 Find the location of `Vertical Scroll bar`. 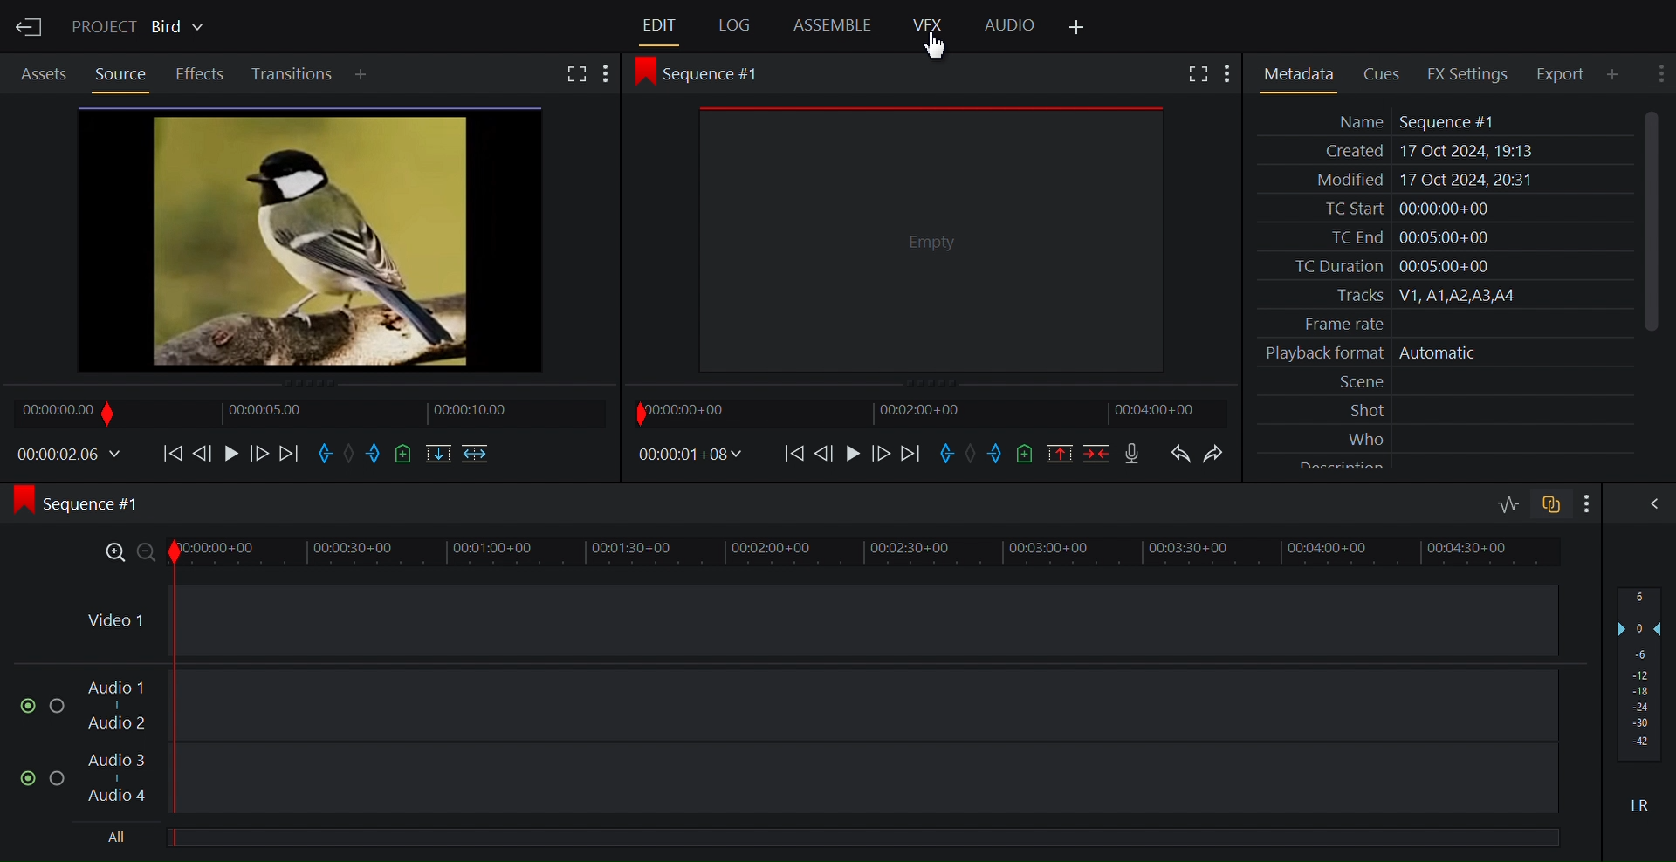

Vertical Scroll bar is located at coordinates (1652, 222).